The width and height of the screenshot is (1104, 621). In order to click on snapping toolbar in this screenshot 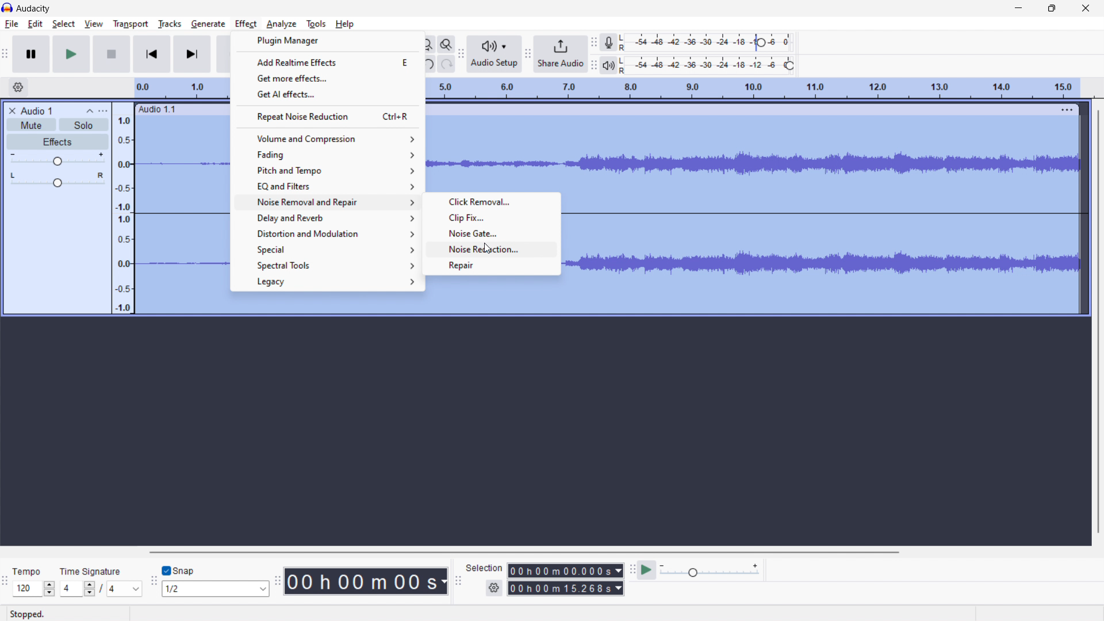, I will do `click(154, 580)`.